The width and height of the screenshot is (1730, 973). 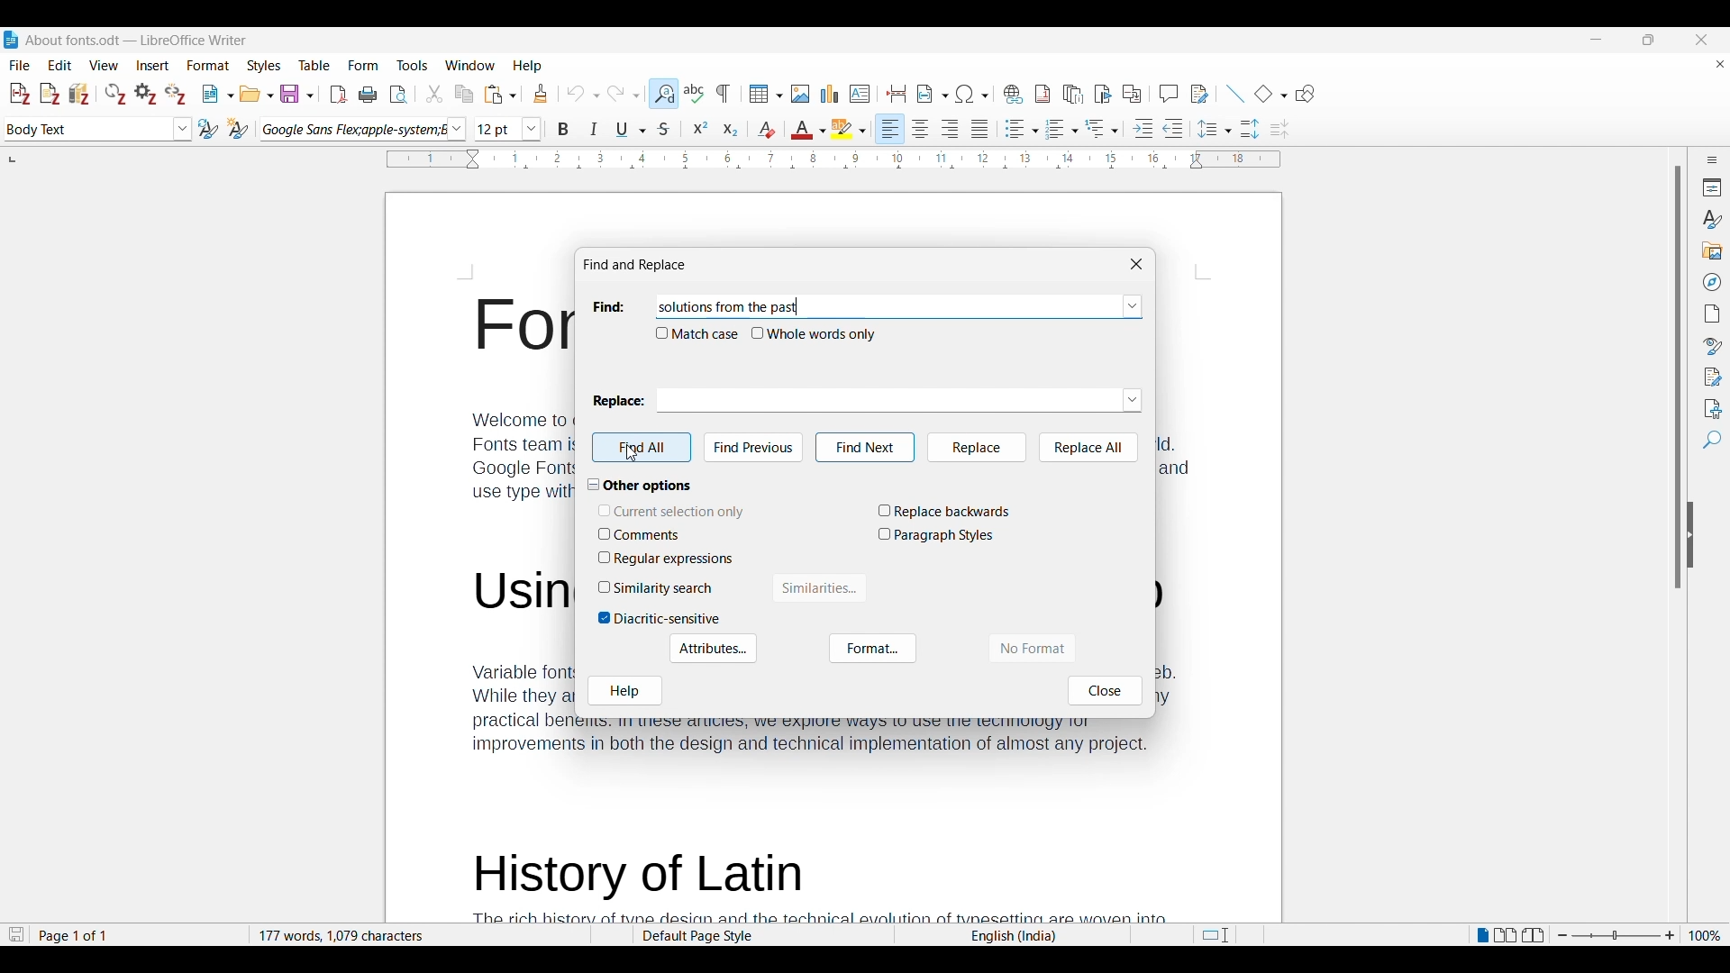 I want to click on Replace all, so click(x=1088, y=449).